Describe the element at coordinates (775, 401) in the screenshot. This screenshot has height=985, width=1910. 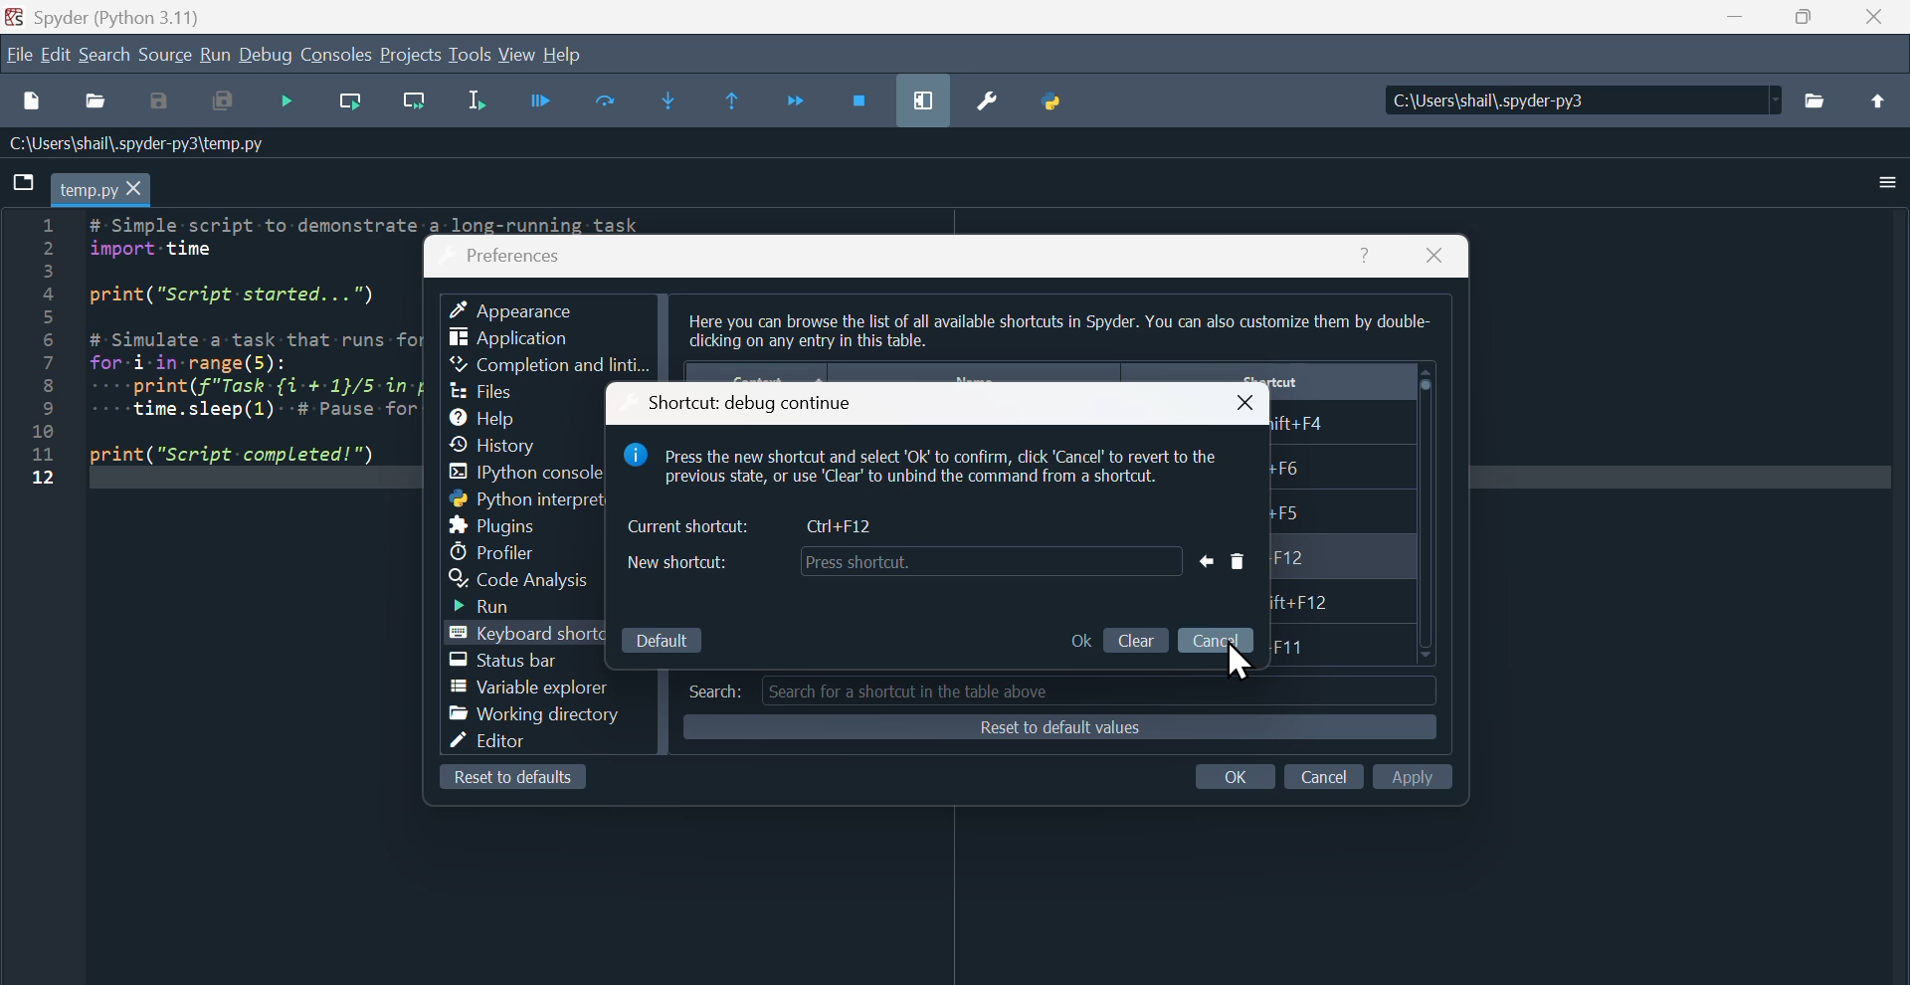
I see `Shortcut debug continue` at that location.